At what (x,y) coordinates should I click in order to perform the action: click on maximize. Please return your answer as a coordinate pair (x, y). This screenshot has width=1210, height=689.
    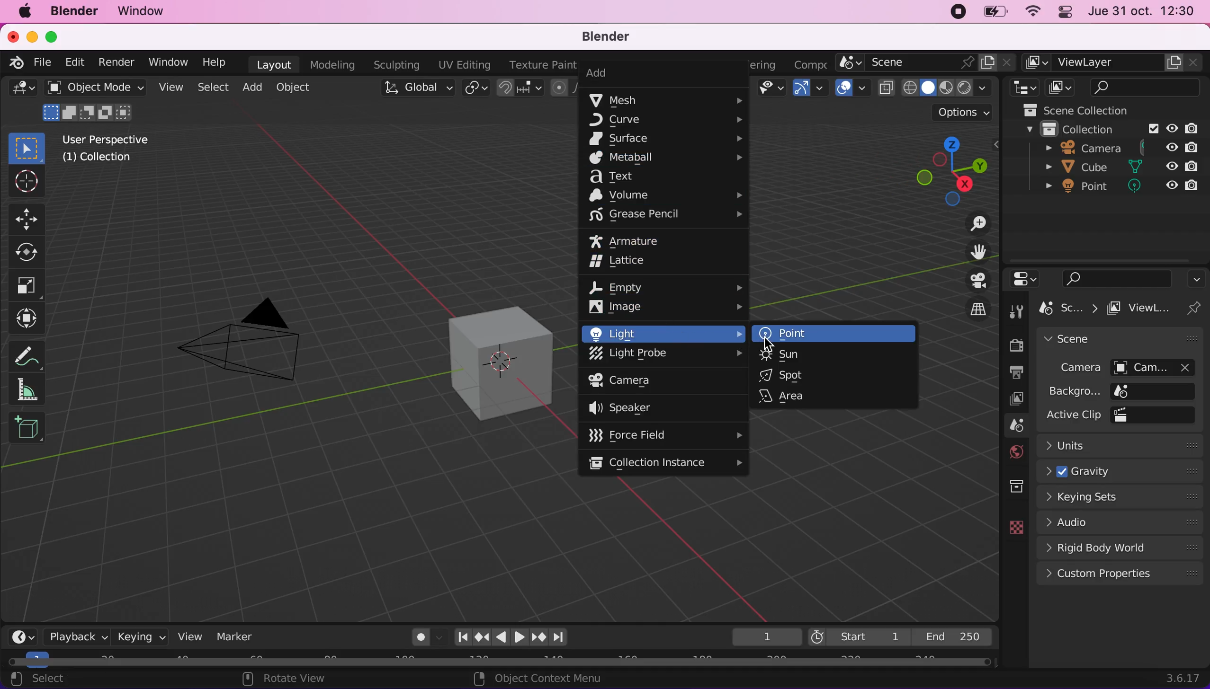
    Looking at the image, I should click on (57, 36).